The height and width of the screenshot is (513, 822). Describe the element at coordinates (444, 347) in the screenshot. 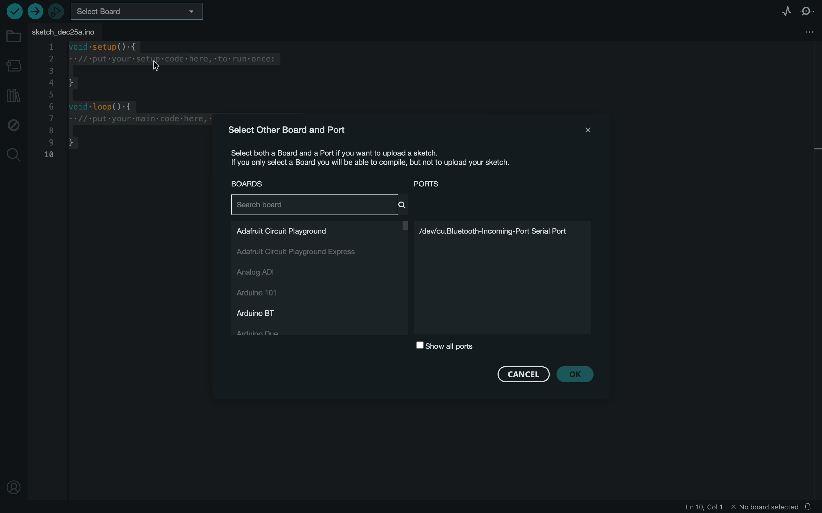

I see `show all` at that location.